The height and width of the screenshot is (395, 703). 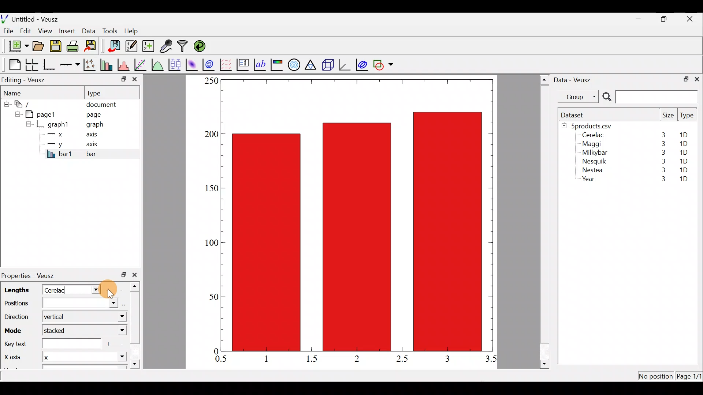 What do you see at coordinates (123, 79) in the screenshot?
I see `minimize` at bounding box center [123, 79].